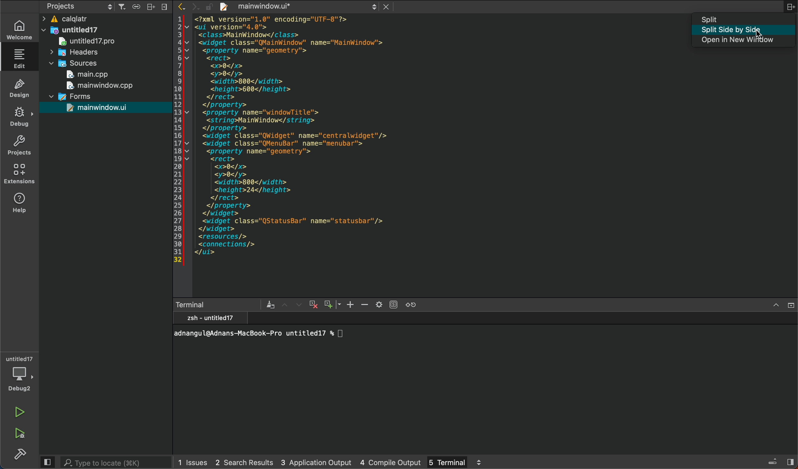 The image size is (798, 469). I want to click on cursor, so click(758, 37).